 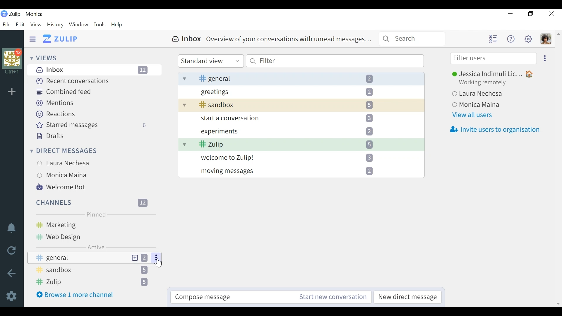 What do you see at coordinates (92, 163) in the screenshot?
I see `Laura Nechesa` at bounding box center [92, 163].